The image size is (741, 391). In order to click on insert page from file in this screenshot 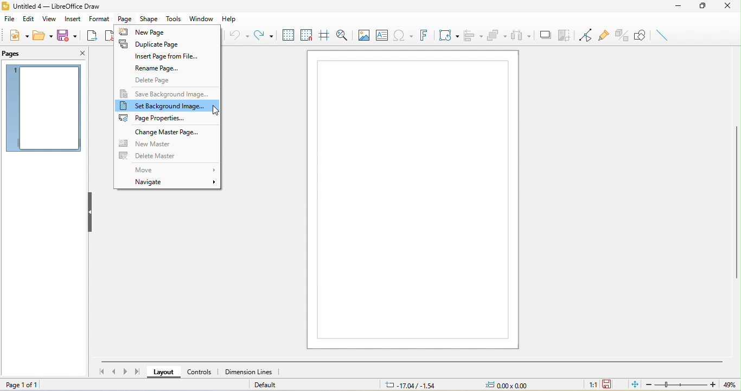, I will do `click(167, 56)`.